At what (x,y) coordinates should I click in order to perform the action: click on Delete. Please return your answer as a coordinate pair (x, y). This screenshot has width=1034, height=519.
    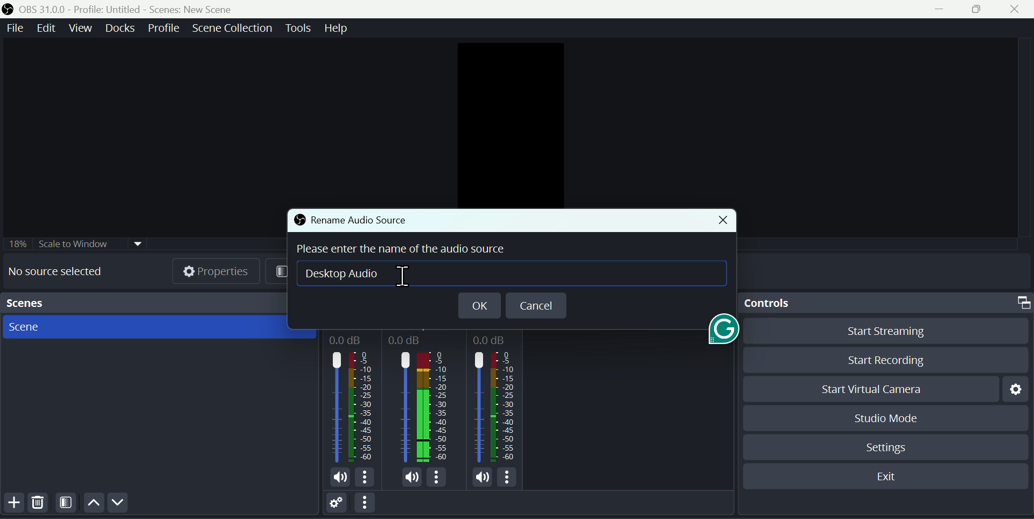
    Looking at the image, I should click on (39, 504).